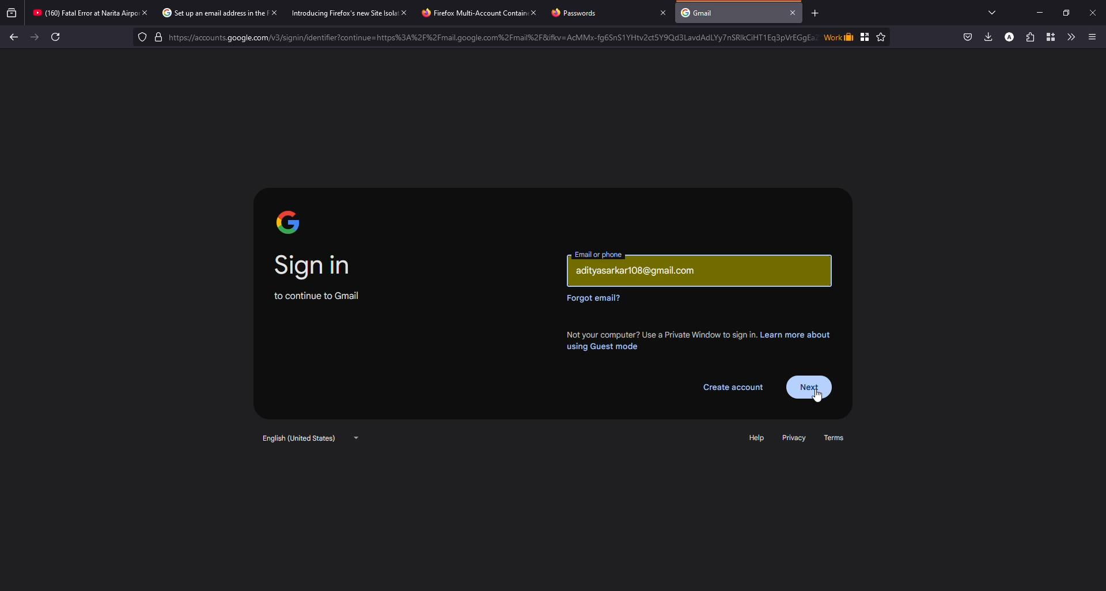 The width and height of the screenshot is (1106, 591). What do you see at coordinates (600, 254) in the screenshot?
I see `email` at bounding box center [600, 254].